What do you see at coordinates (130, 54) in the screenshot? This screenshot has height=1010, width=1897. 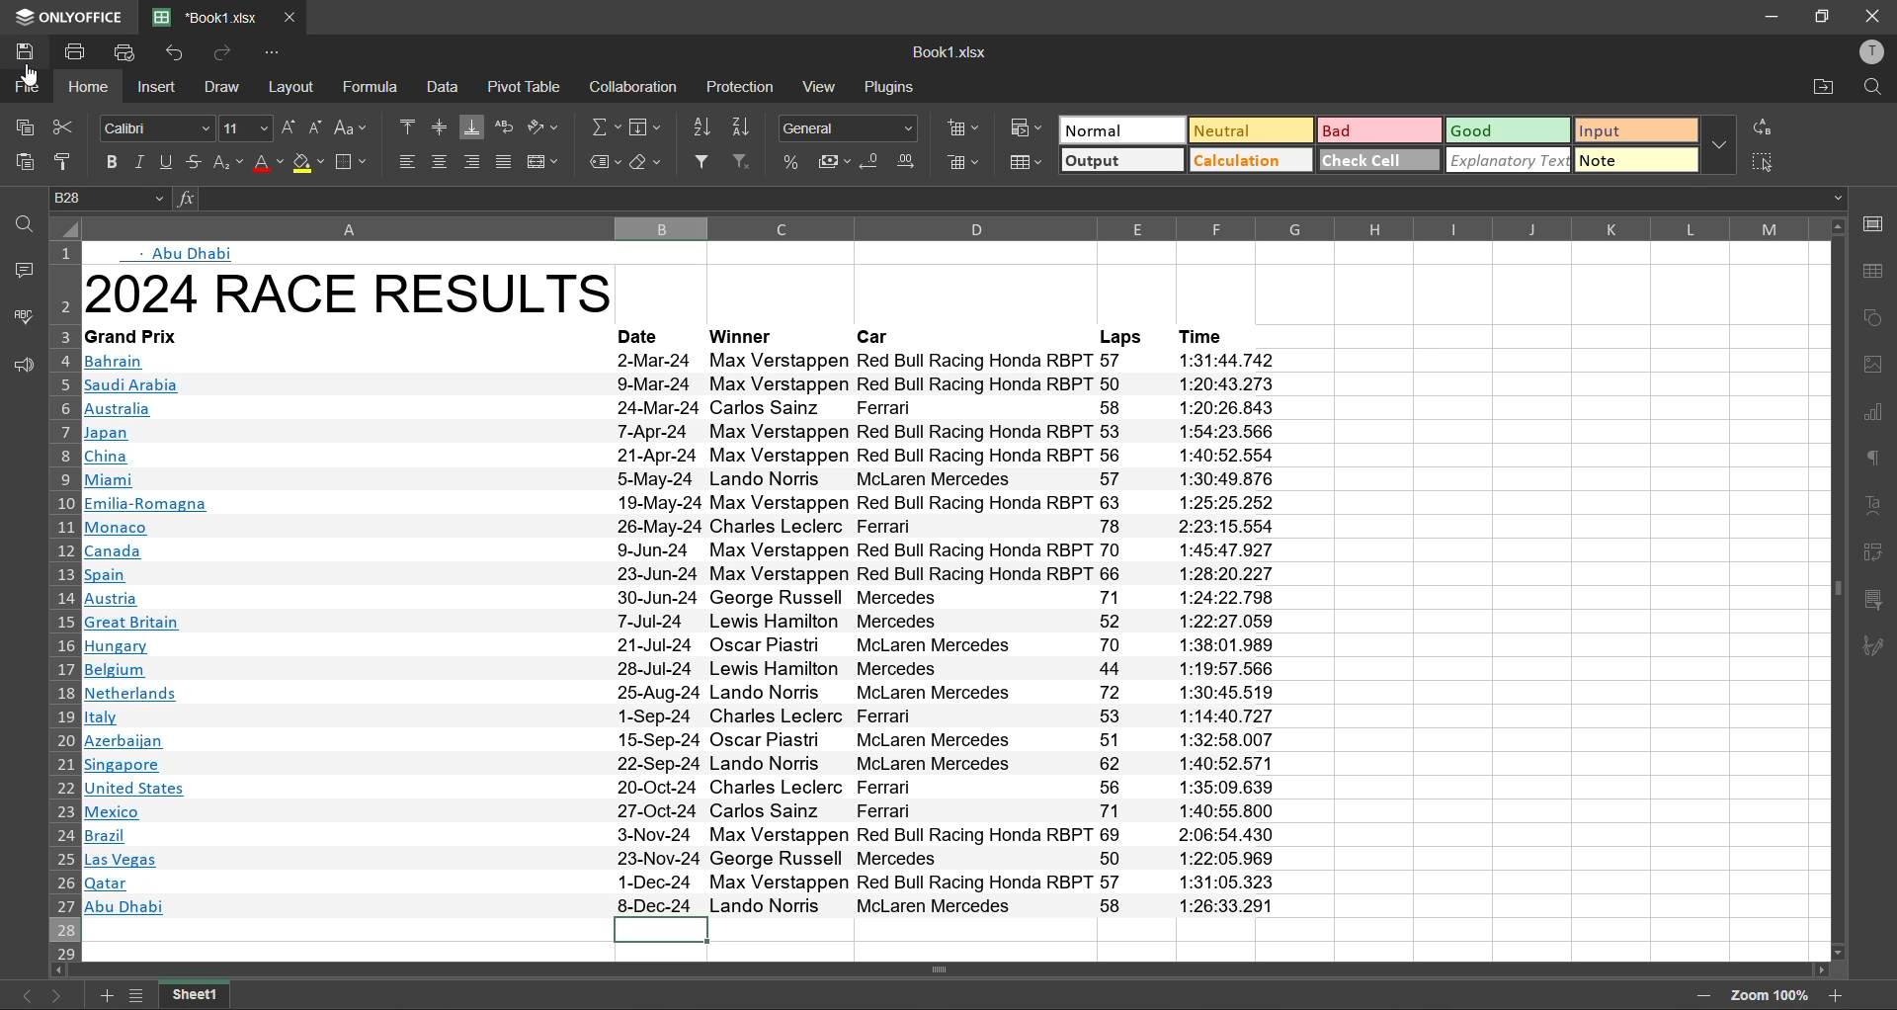 I see `quick print` at bounding box center [130, 54].